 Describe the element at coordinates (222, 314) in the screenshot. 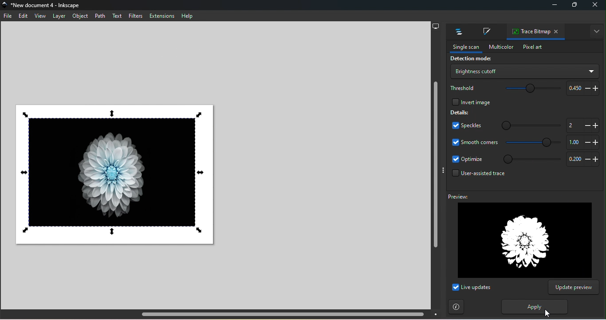

I see `Horizontal scroll bar` at that location.